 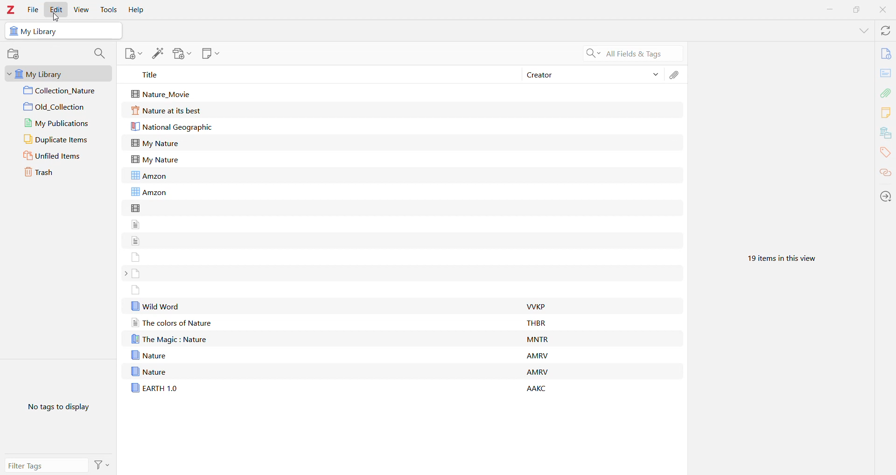 I want to click on AAKC, so click(x=539, y=389).